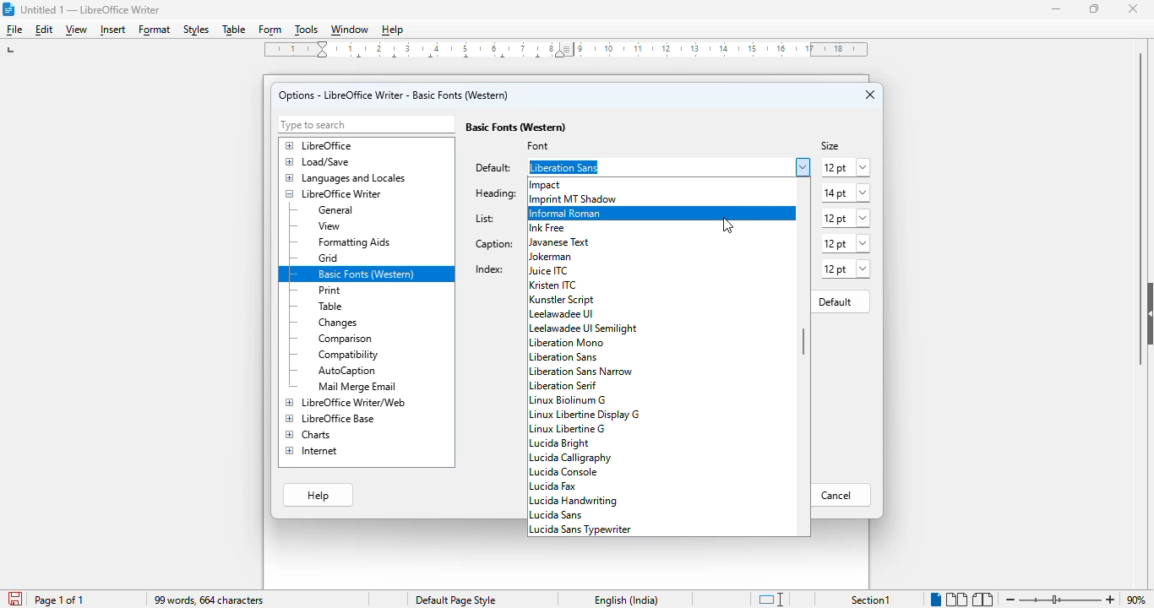  I want to click on comparison, so click(346, 340).